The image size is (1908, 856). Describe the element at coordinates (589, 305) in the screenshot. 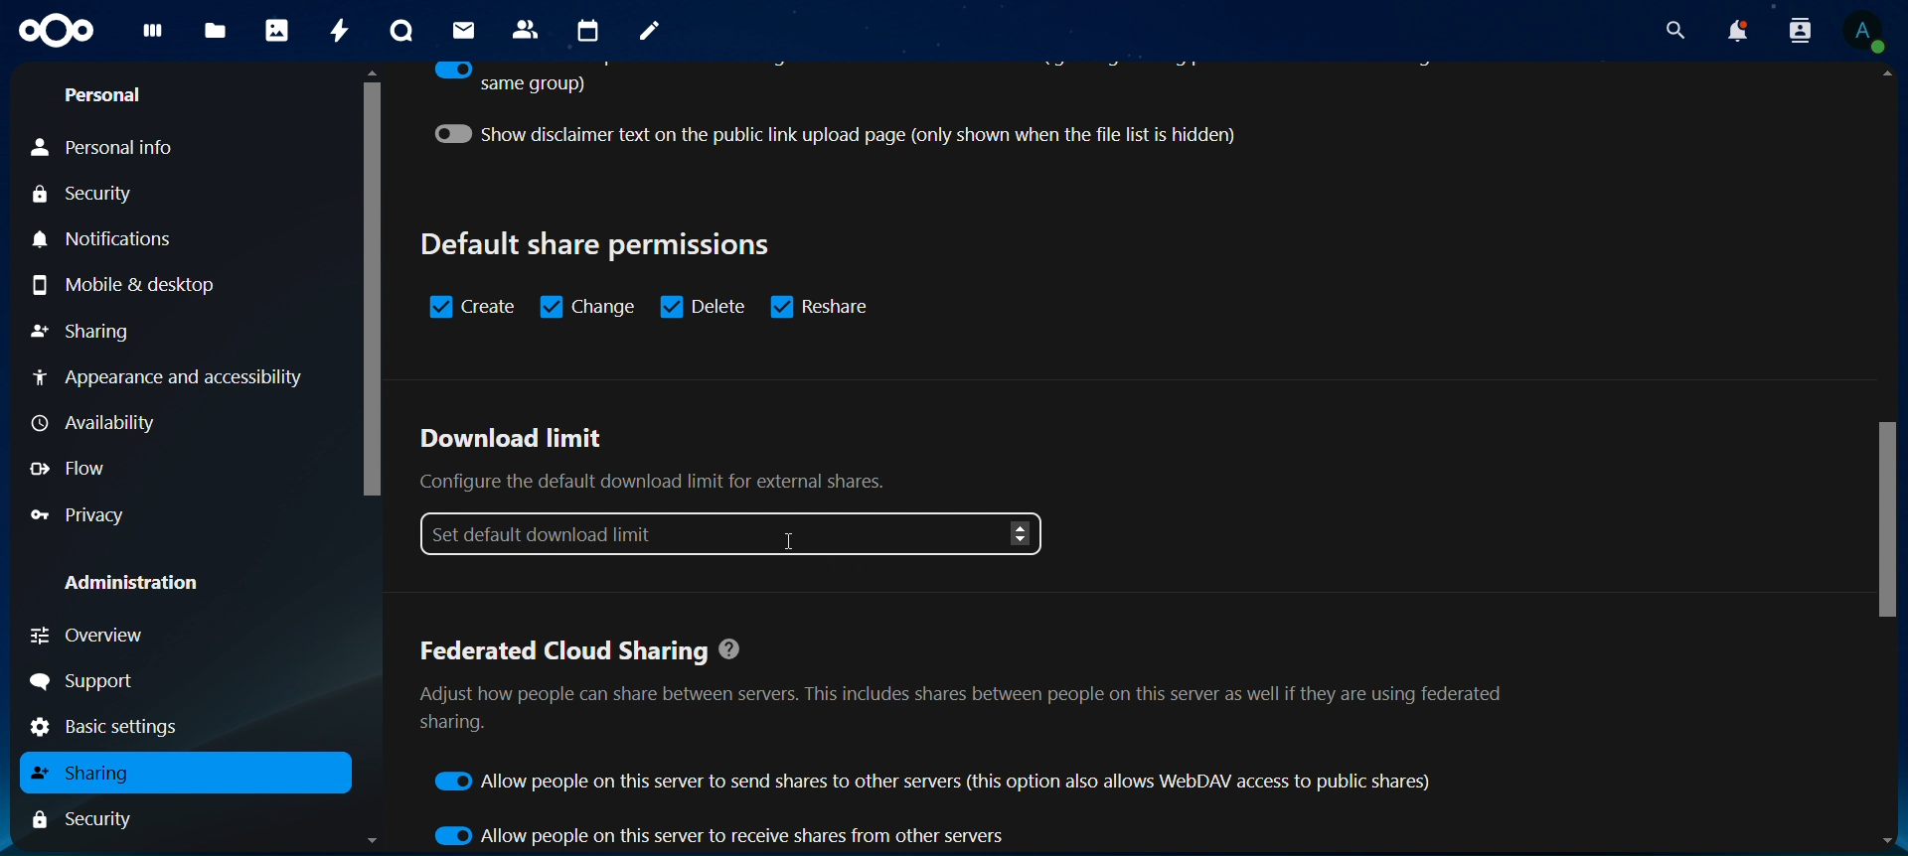

I see `change` at that location.